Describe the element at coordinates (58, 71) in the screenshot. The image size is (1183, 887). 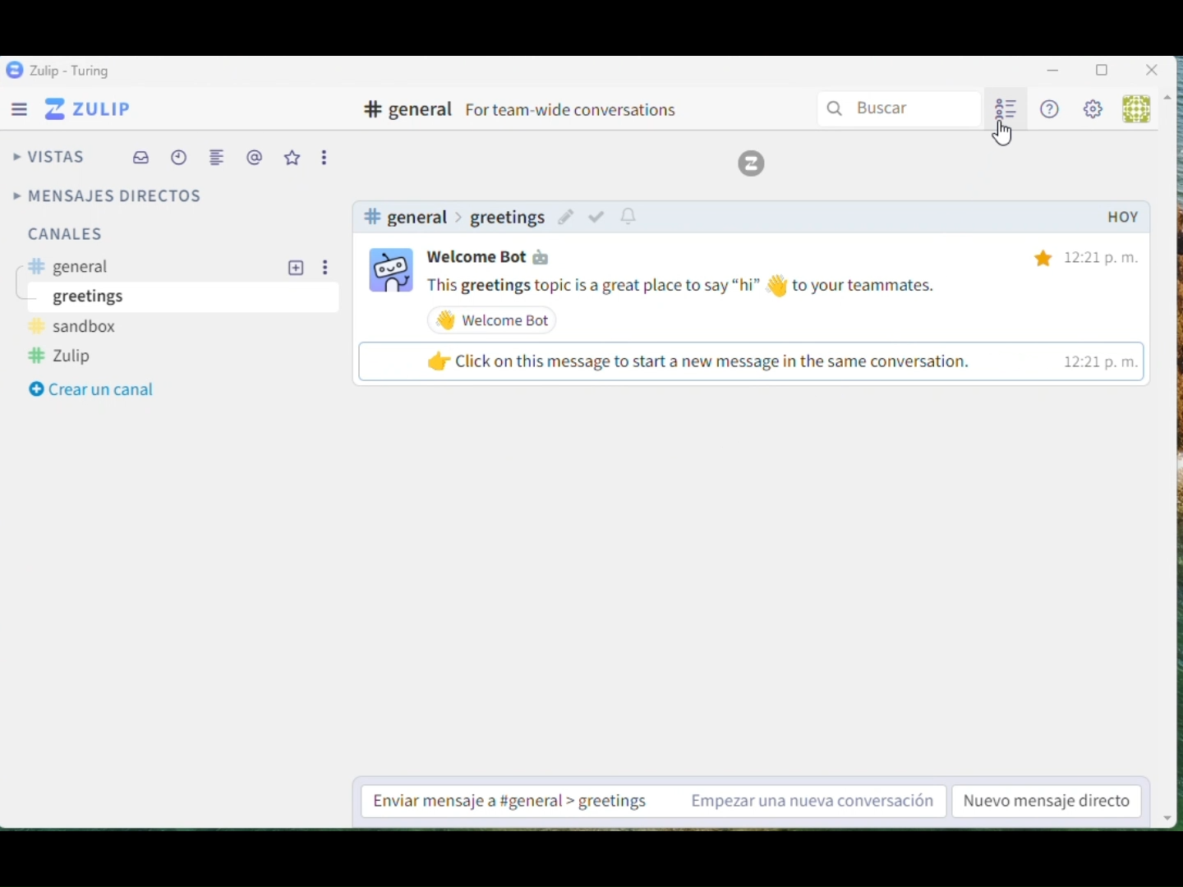
I see `Zulip` at that location.